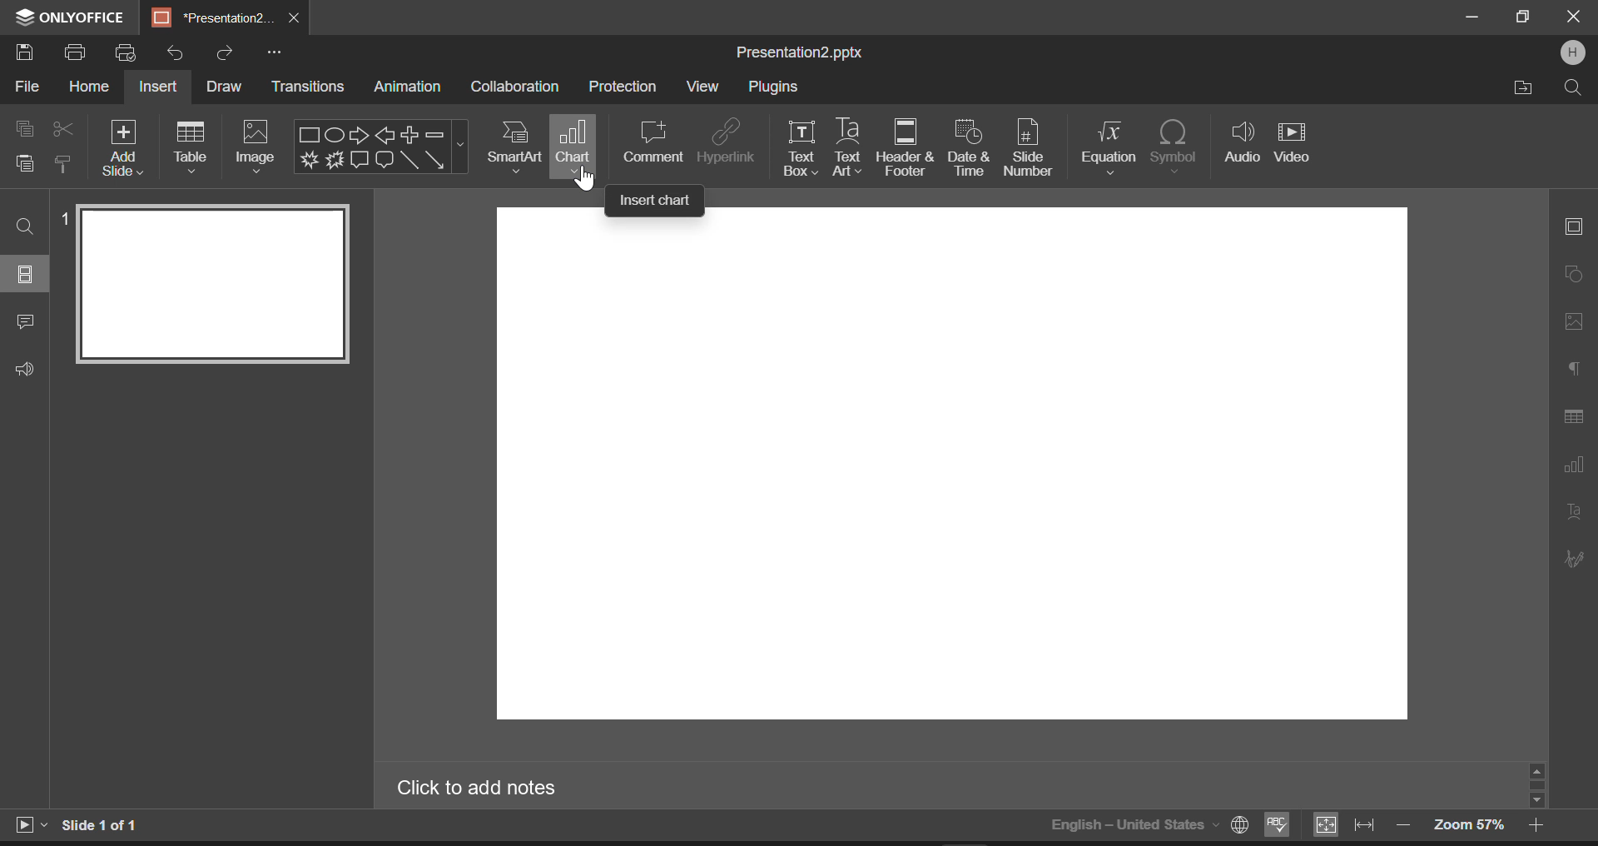 The width and height of the screenshot is (1598, 846). Describe the element at coordinates (515, 148) in the screenshot. I see `SmartArt` at that location.